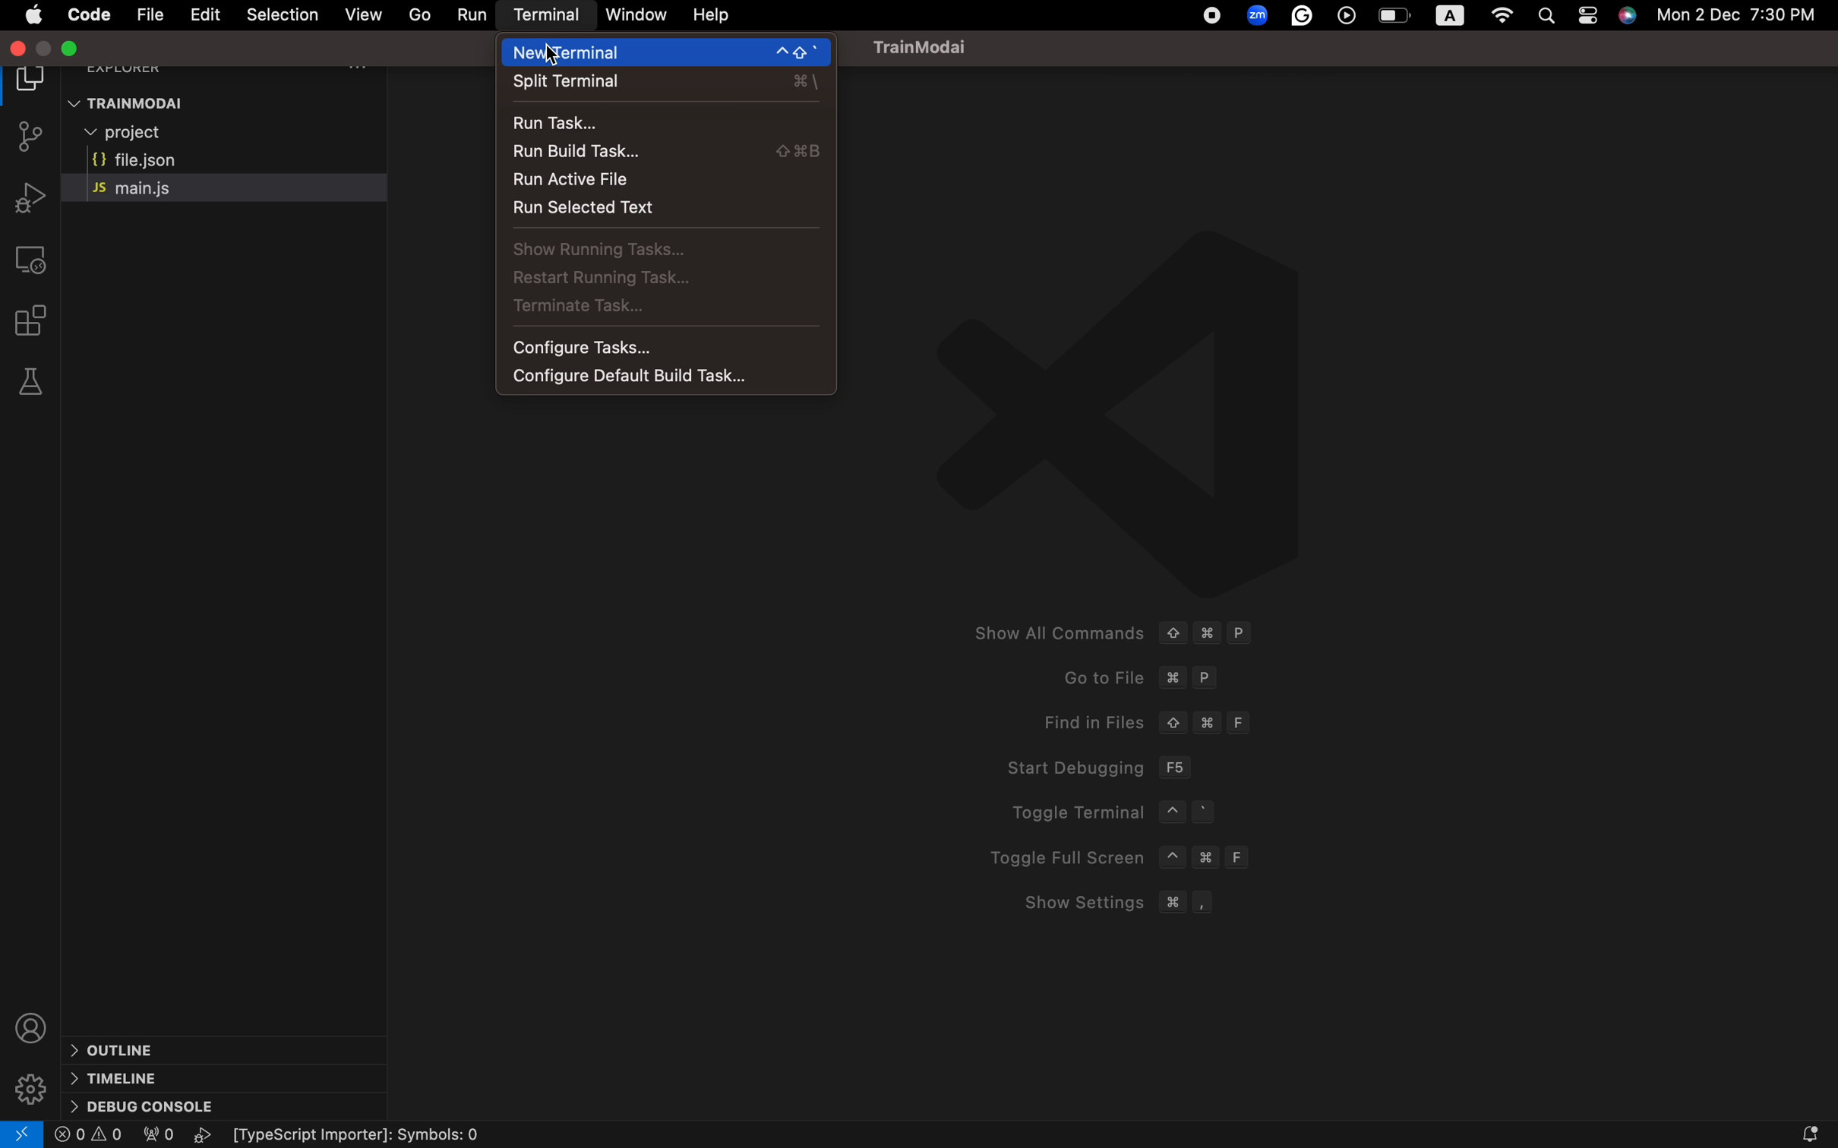  Describe the element at coordinates (46, 49) in the screenshot. I see `maximize` at that location.